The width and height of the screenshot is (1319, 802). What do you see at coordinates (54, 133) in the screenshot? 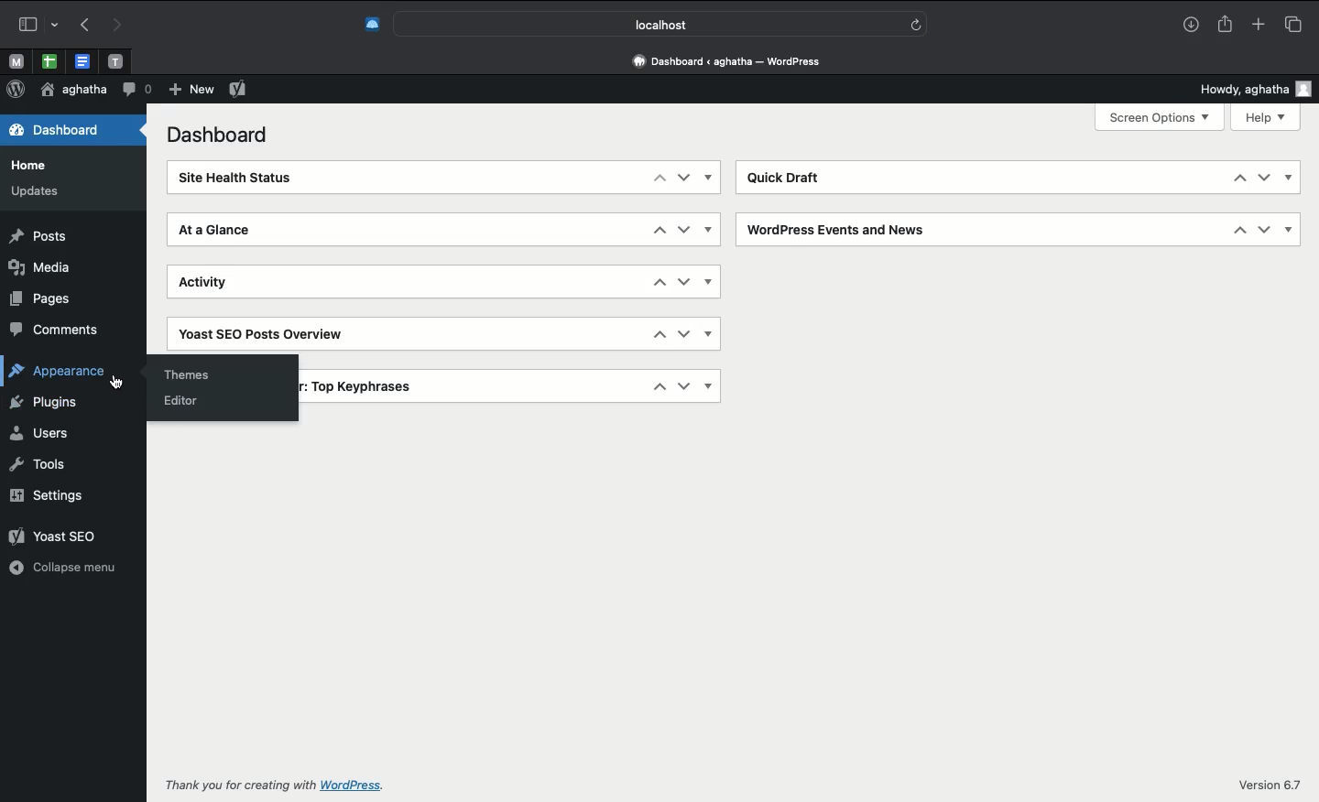
I see `Dashboard` at bounding box center [54, 133].